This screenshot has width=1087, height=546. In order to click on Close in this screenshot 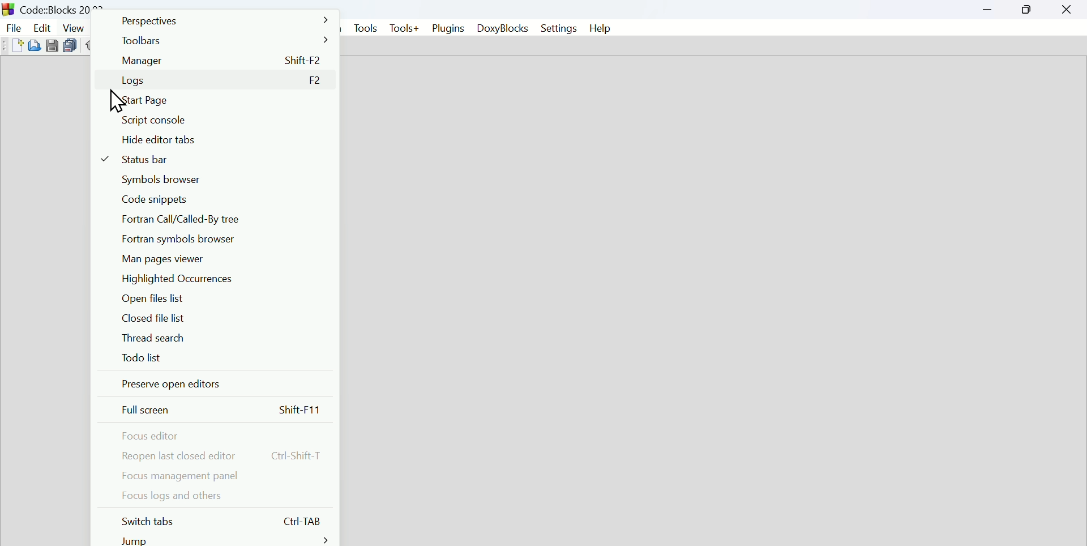, I will do `click(1067, 11)`.